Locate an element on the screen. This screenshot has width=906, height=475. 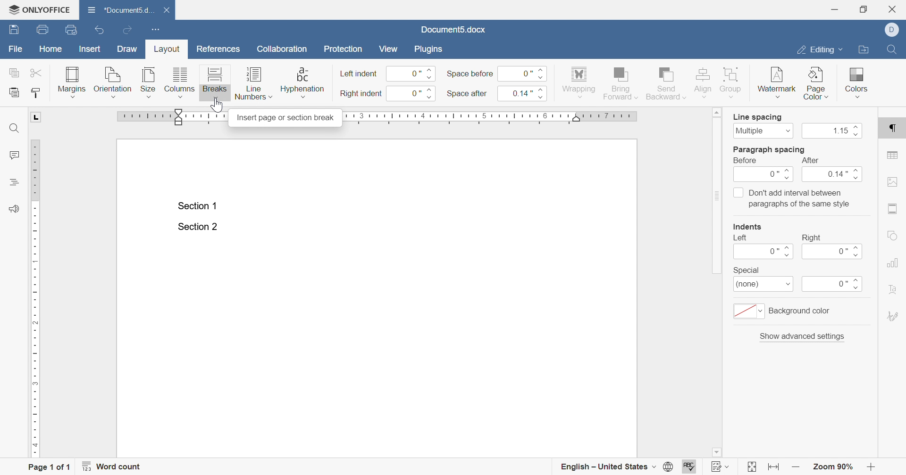
open file location is located at coordinates (864, 50).